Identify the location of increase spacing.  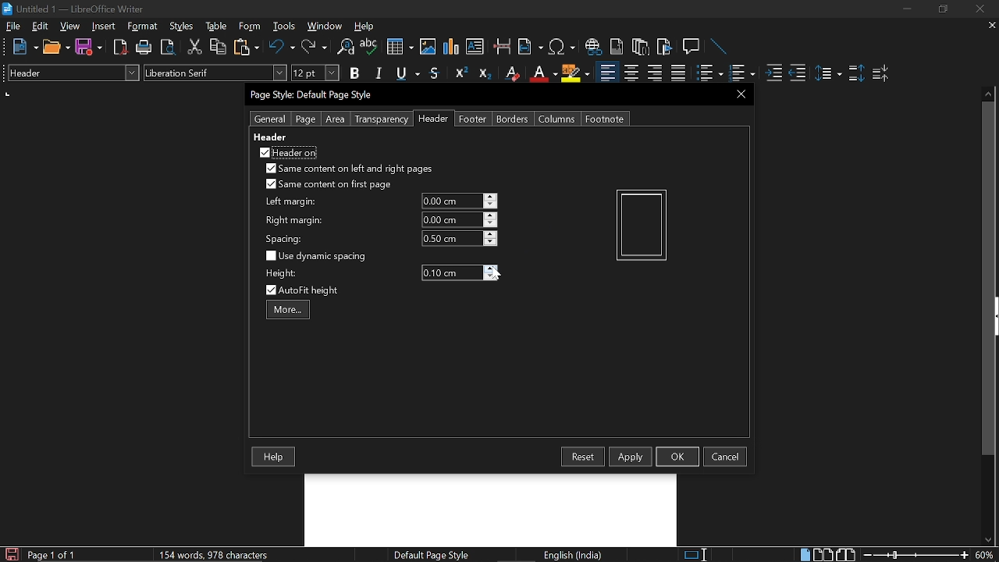
(491, 233).